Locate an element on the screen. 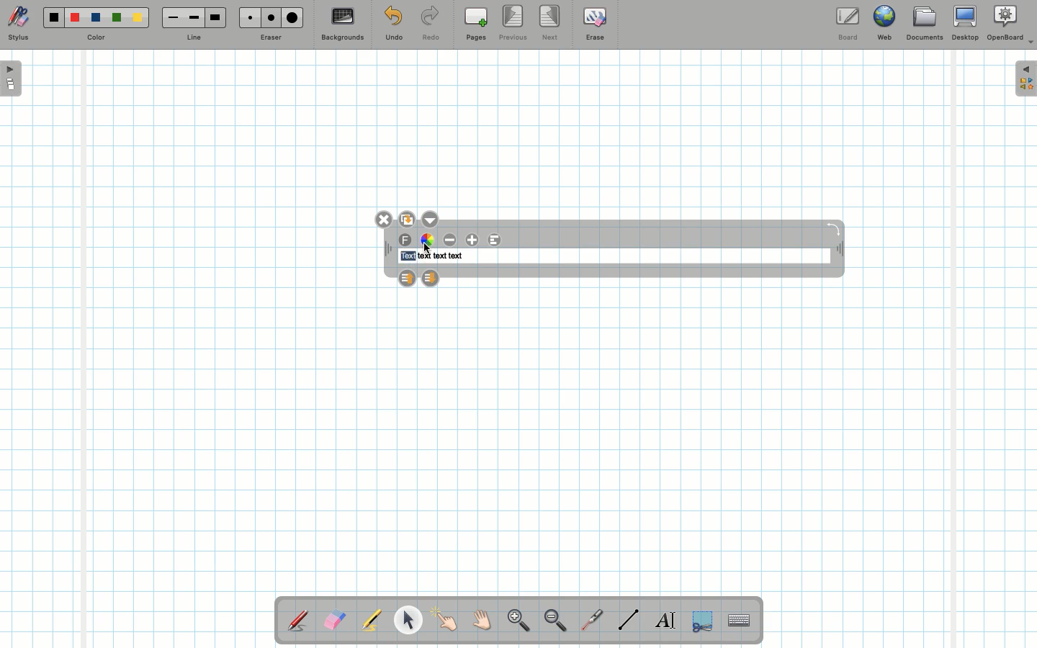 This screenshot has width=1037, height=648. Decrease font size is located at coordinates (451, 240).